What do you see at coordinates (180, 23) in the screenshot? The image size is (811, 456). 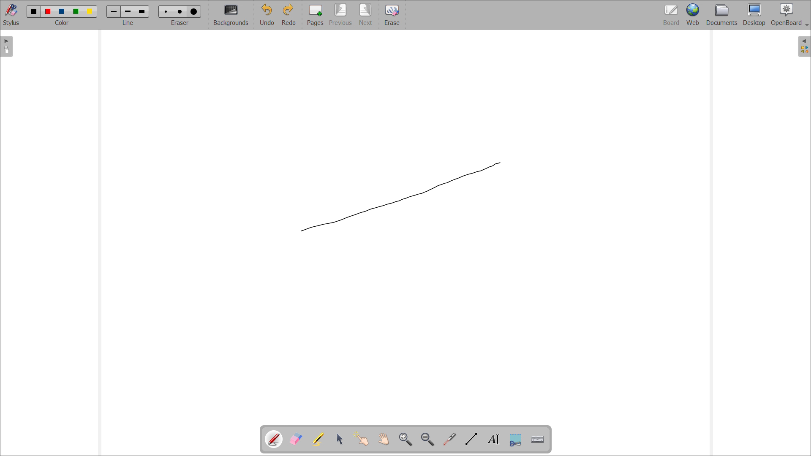 I see `select eraser size` at bounding box center [180, 23].